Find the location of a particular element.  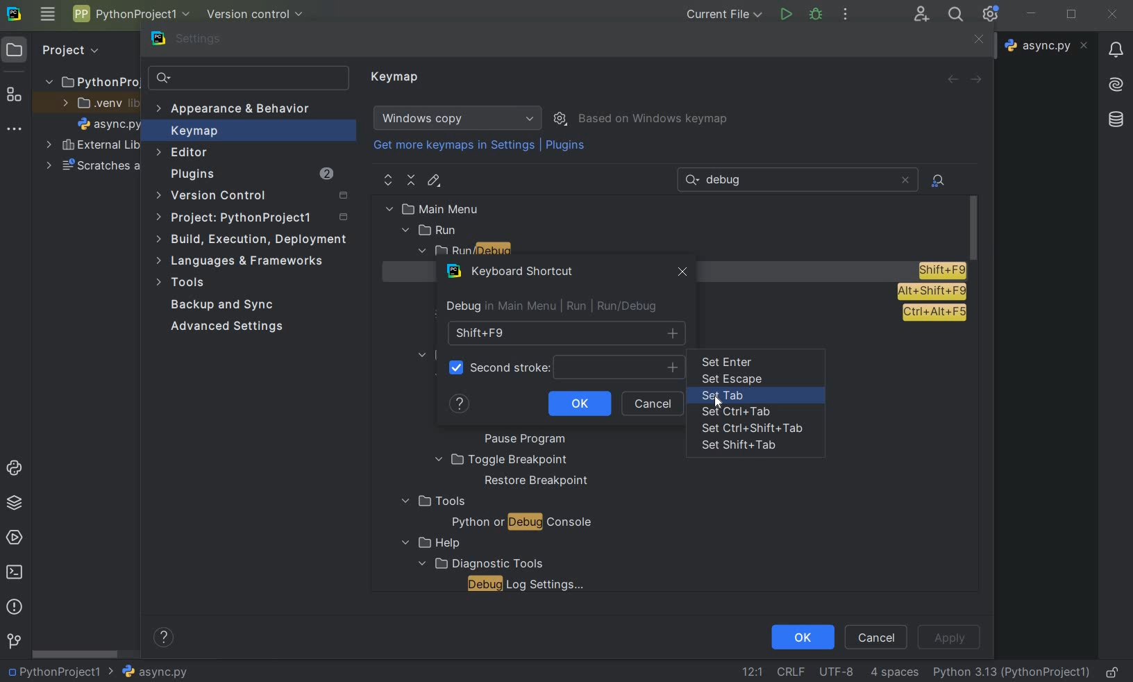

plugins is located at coordinates (251, 176).